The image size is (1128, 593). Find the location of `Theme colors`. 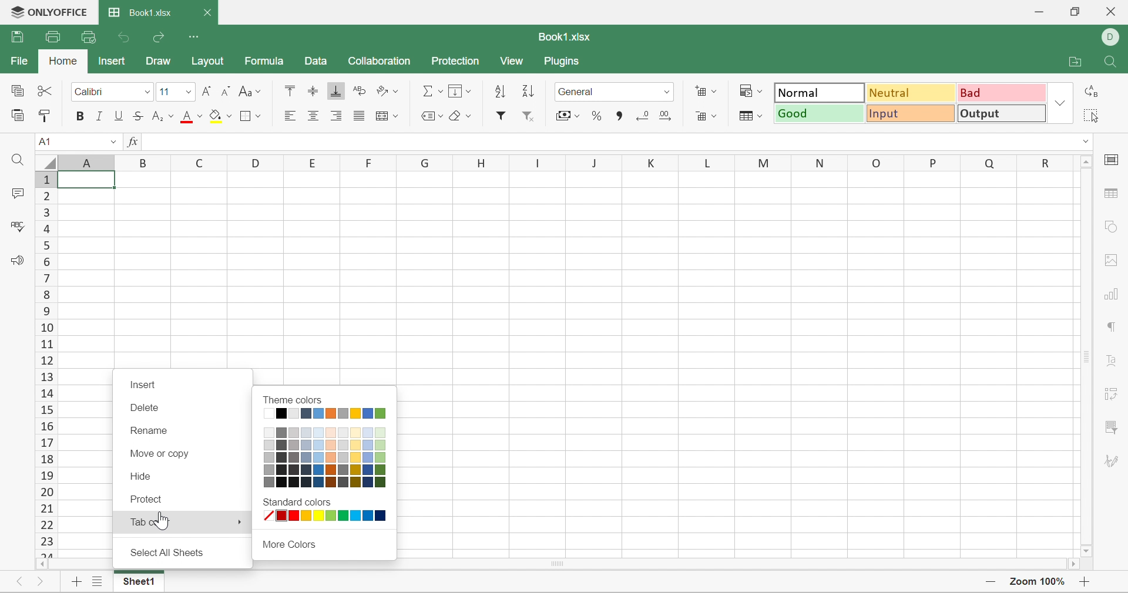

Theme colors is located at coordinates (291, 398).